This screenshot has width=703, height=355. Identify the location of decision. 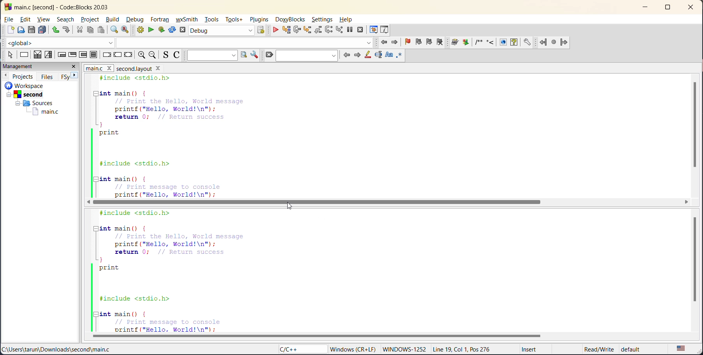
(37, 54).